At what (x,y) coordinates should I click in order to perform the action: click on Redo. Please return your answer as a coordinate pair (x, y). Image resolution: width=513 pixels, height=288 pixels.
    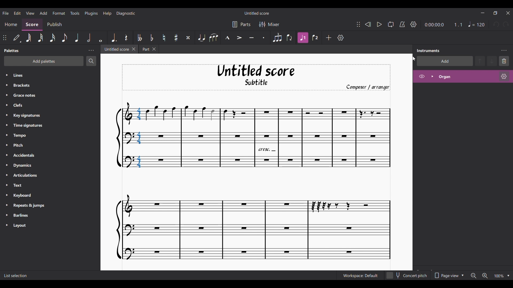
    Looking at the image, I should click on (506, 24).